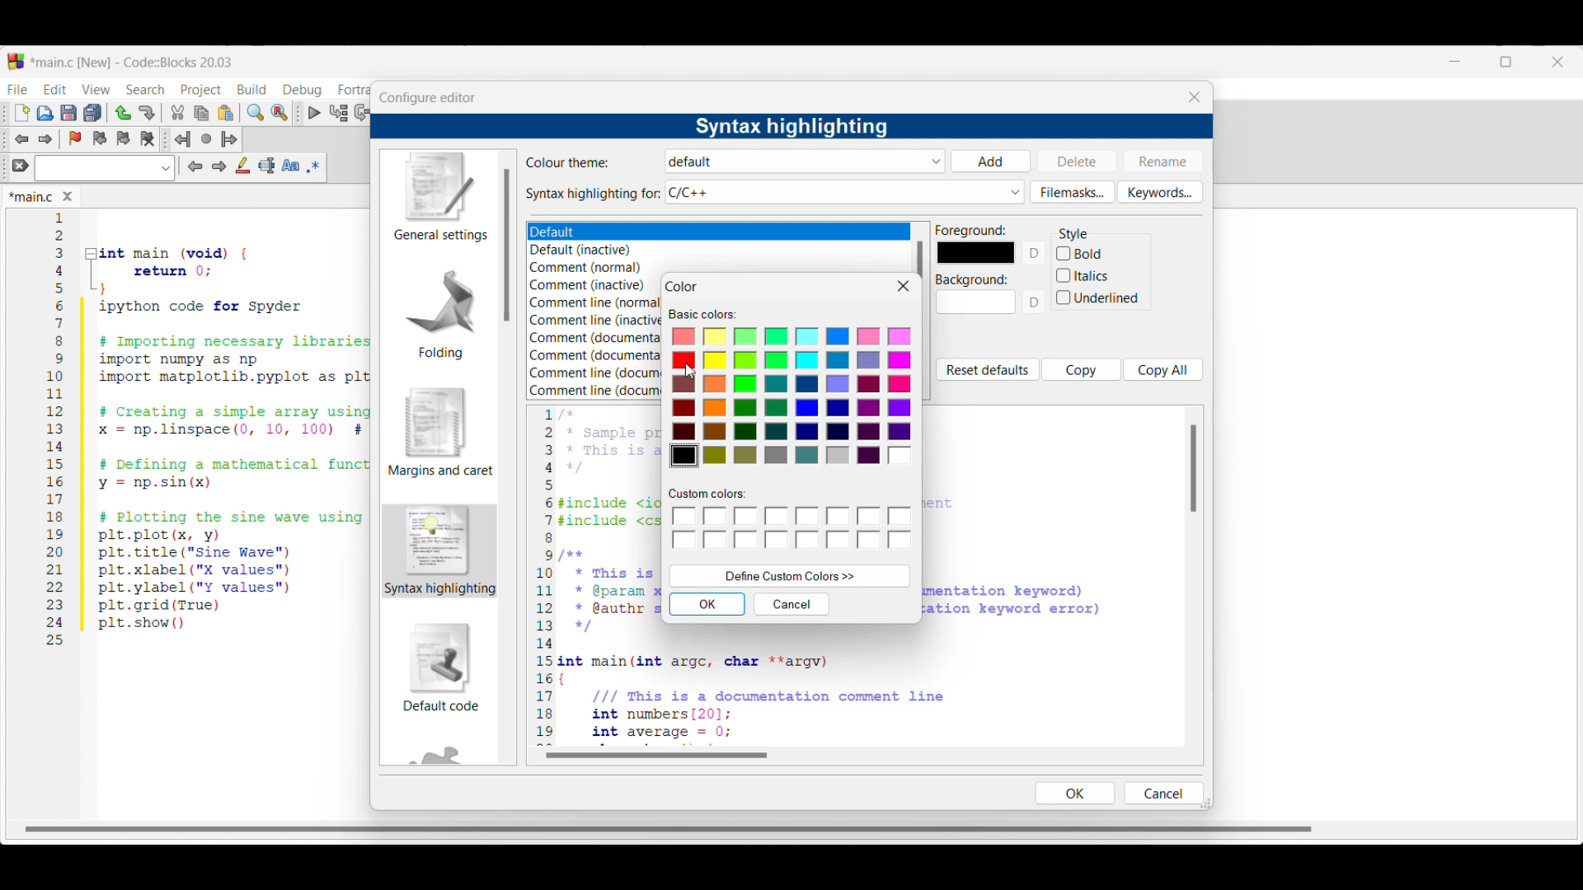  Describe the element at coordinates (970, 280) in the screenshot. I see `Indicates background color options` at that location.